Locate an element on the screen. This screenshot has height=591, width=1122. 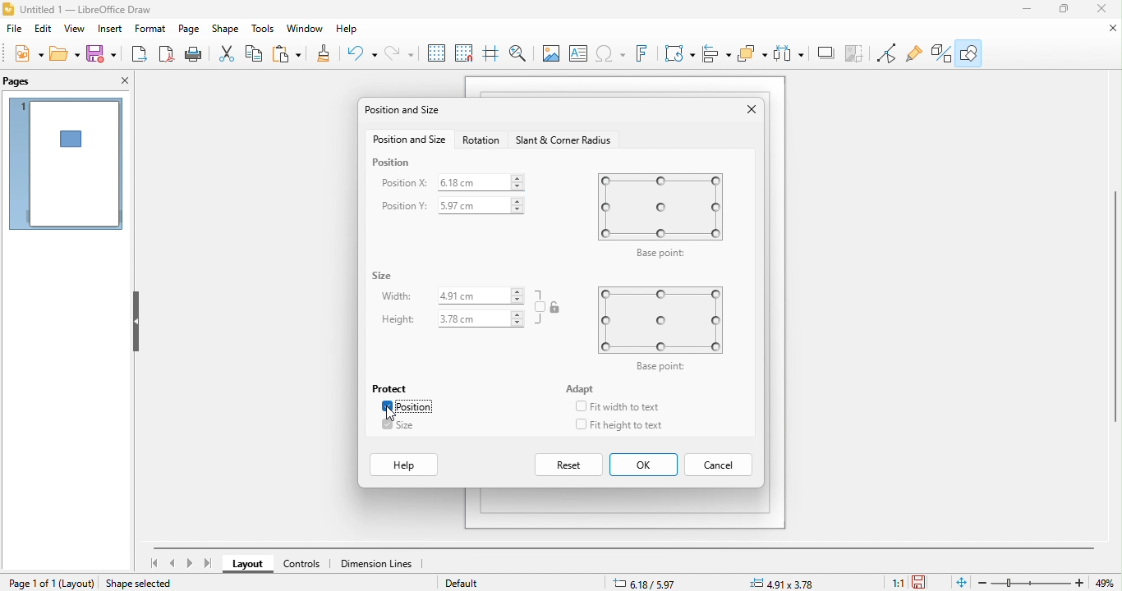
position y is located at coordinates (407, 207).